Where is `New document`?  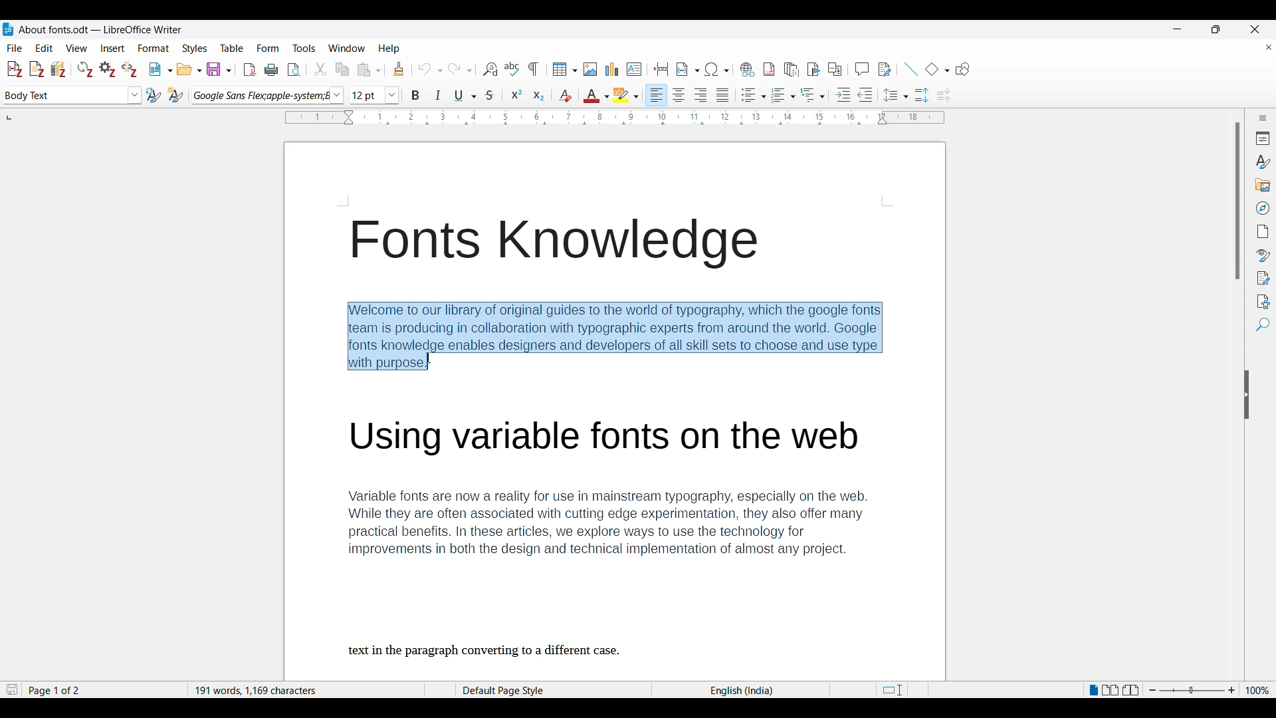 New document is located at coordinates (161, 69).